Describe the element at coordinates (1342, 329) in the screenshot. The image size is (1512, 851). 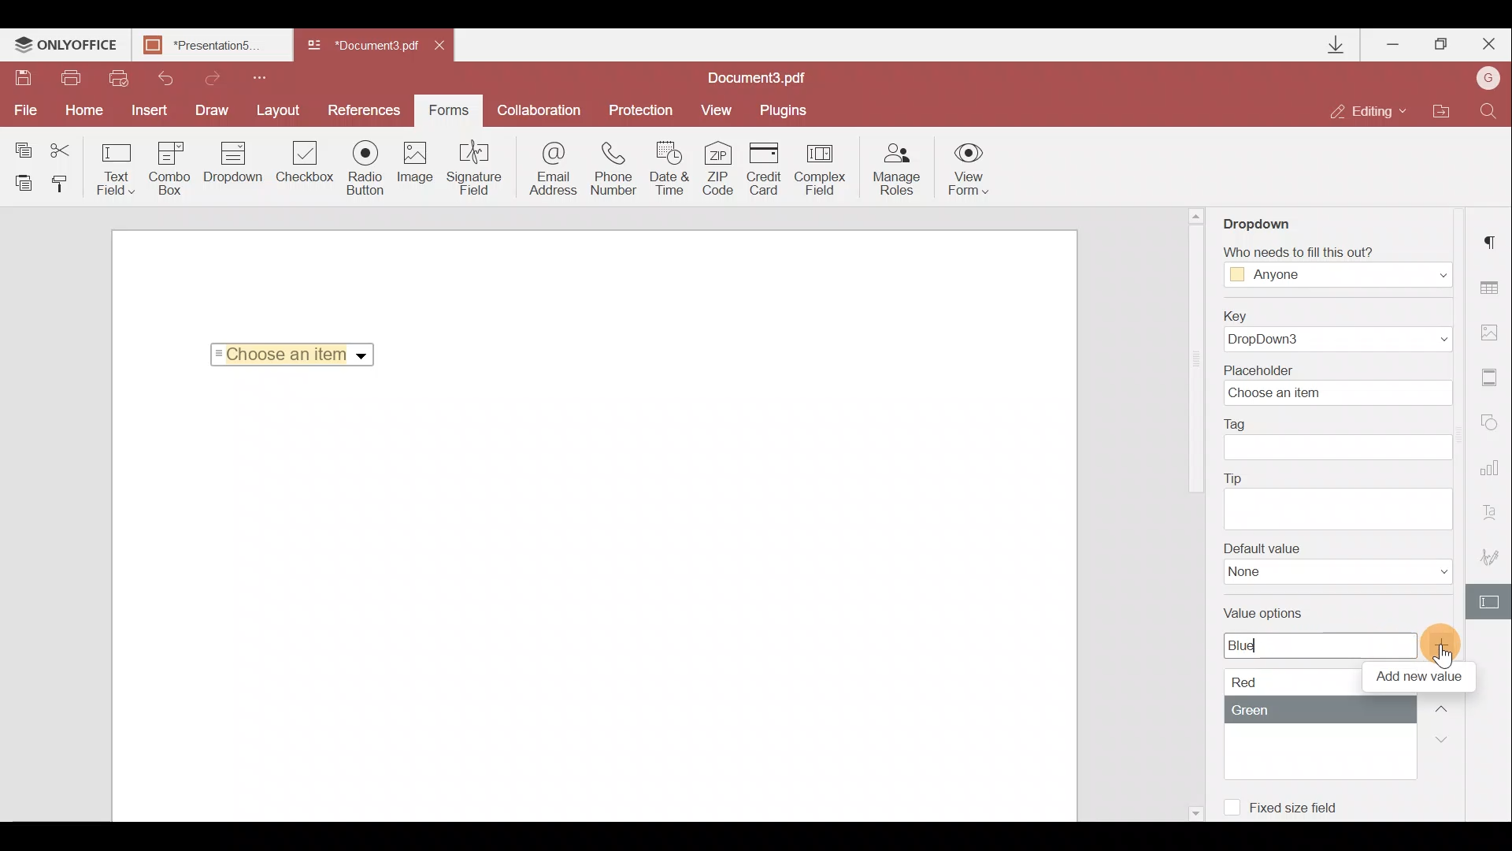
I see `Key` at that location.